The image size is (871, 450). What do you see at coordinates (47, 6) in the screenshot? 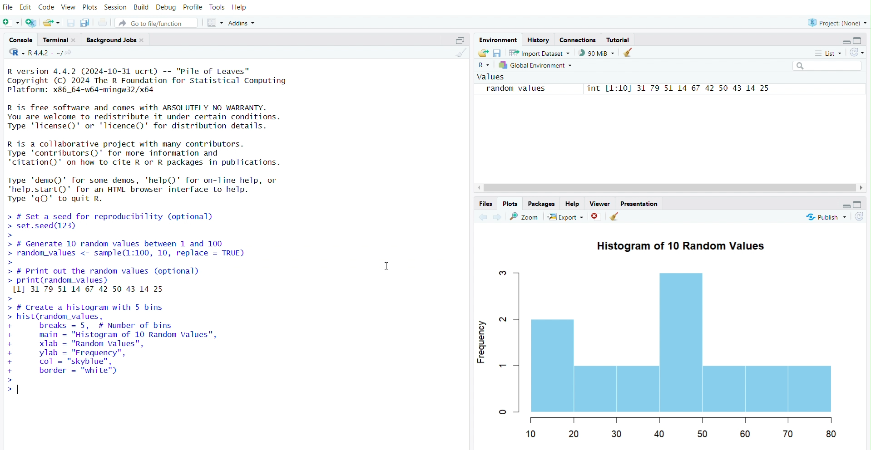
I see `code` at bounding box center [47, 6].